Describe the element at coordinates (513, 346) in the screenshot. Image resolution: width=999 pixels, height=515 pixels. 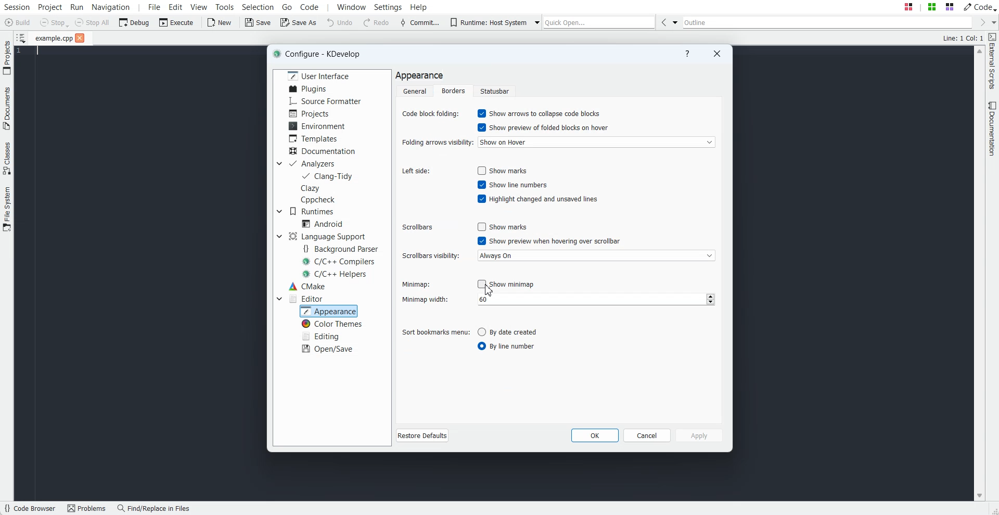
I see `Enable by line number` at that location.